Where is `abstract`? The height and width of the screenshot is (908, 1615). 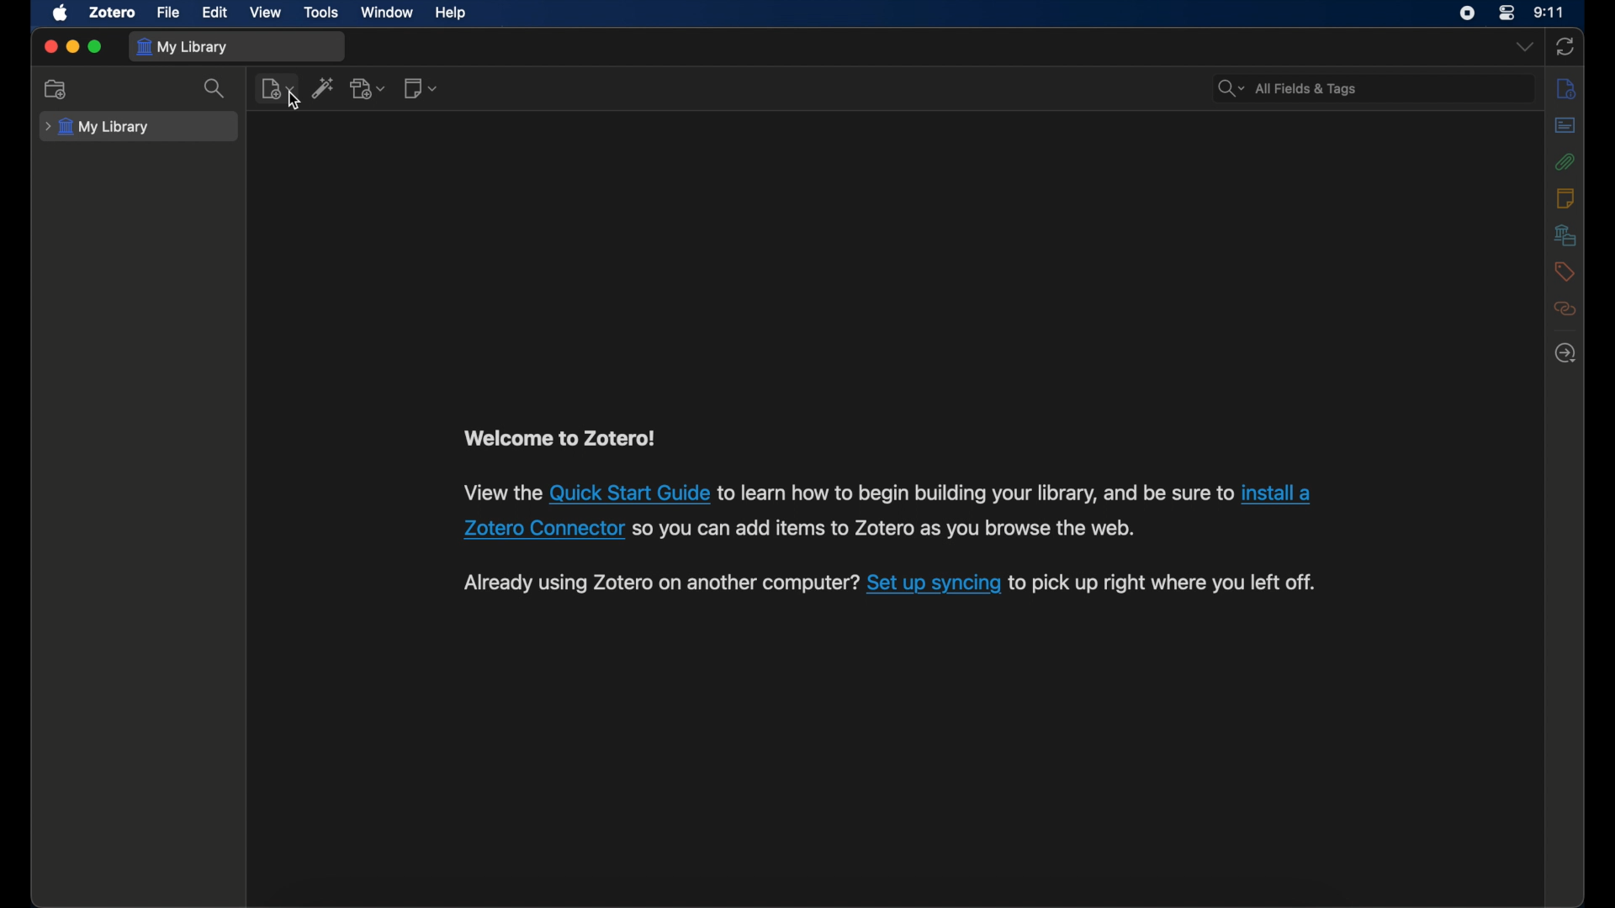 abstract is located at coordinates (1565, 125).